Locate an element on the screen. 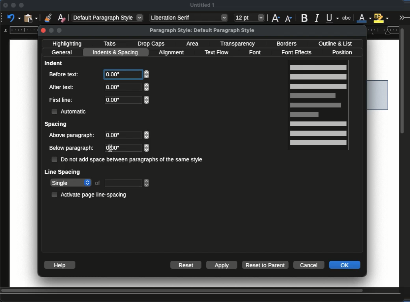 The width and height of the screenshot is (410, 302). drop caps is located at coordinates (151, 44).